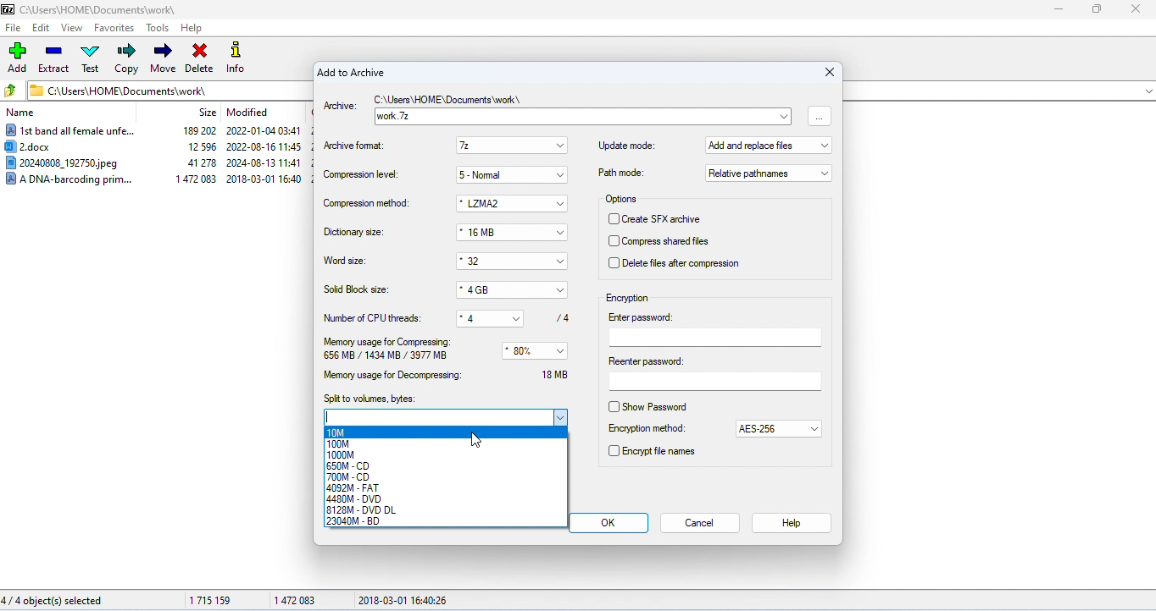 The width and height of the screenshot is (1156, 611). Describe the element at coordinates (339, 432) in the screenshot. I see `10M` at that location.